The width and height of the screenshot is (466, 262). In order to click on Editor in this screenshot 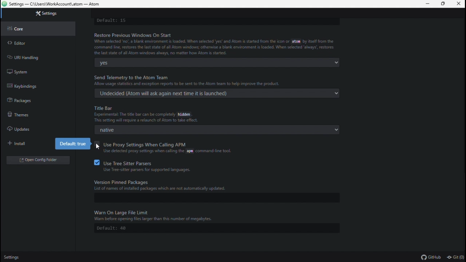, I will do `click(35, 42)`.